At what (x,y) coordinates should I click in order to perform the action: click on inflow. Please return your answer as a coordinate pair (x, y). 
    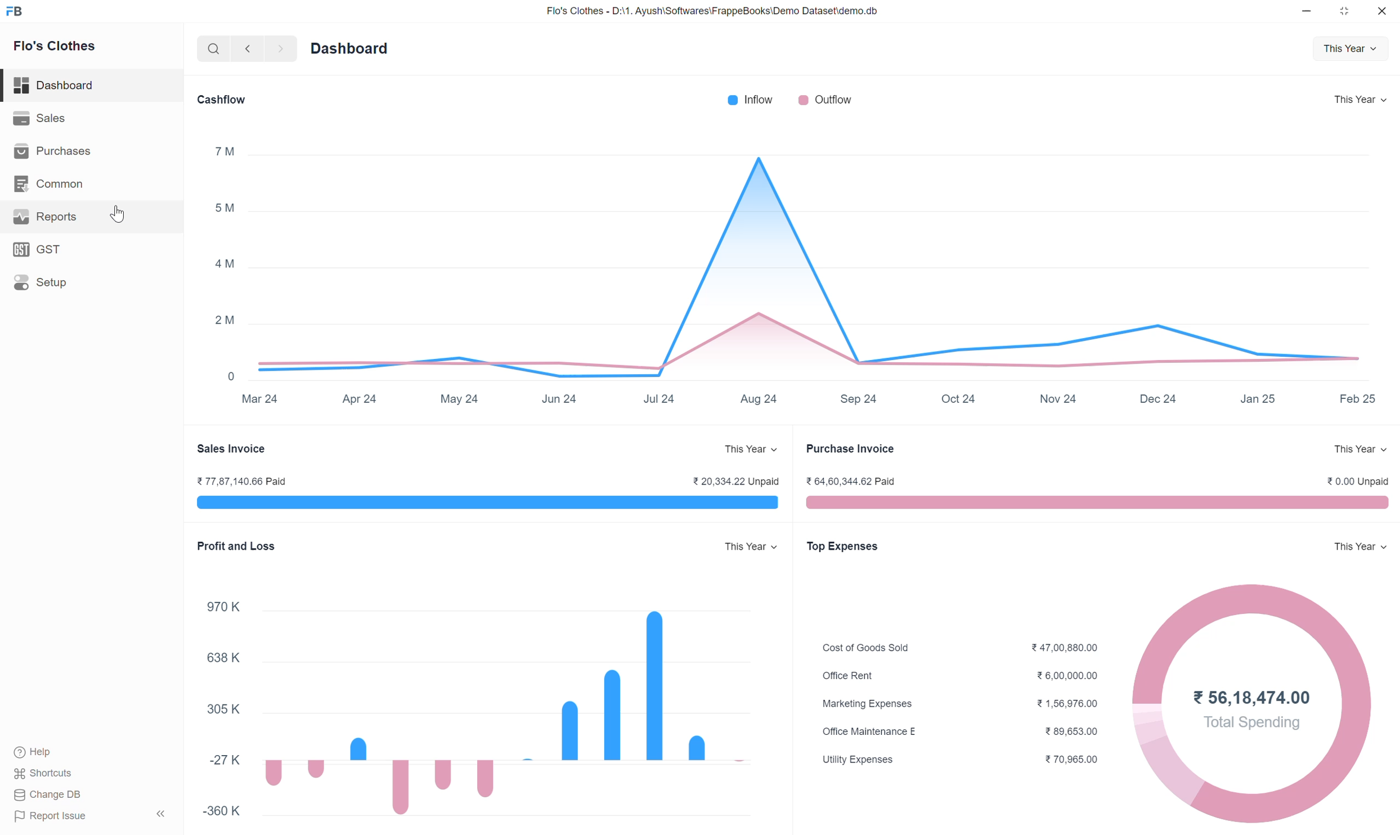
    Looking at the image, I should click on (752, 101).